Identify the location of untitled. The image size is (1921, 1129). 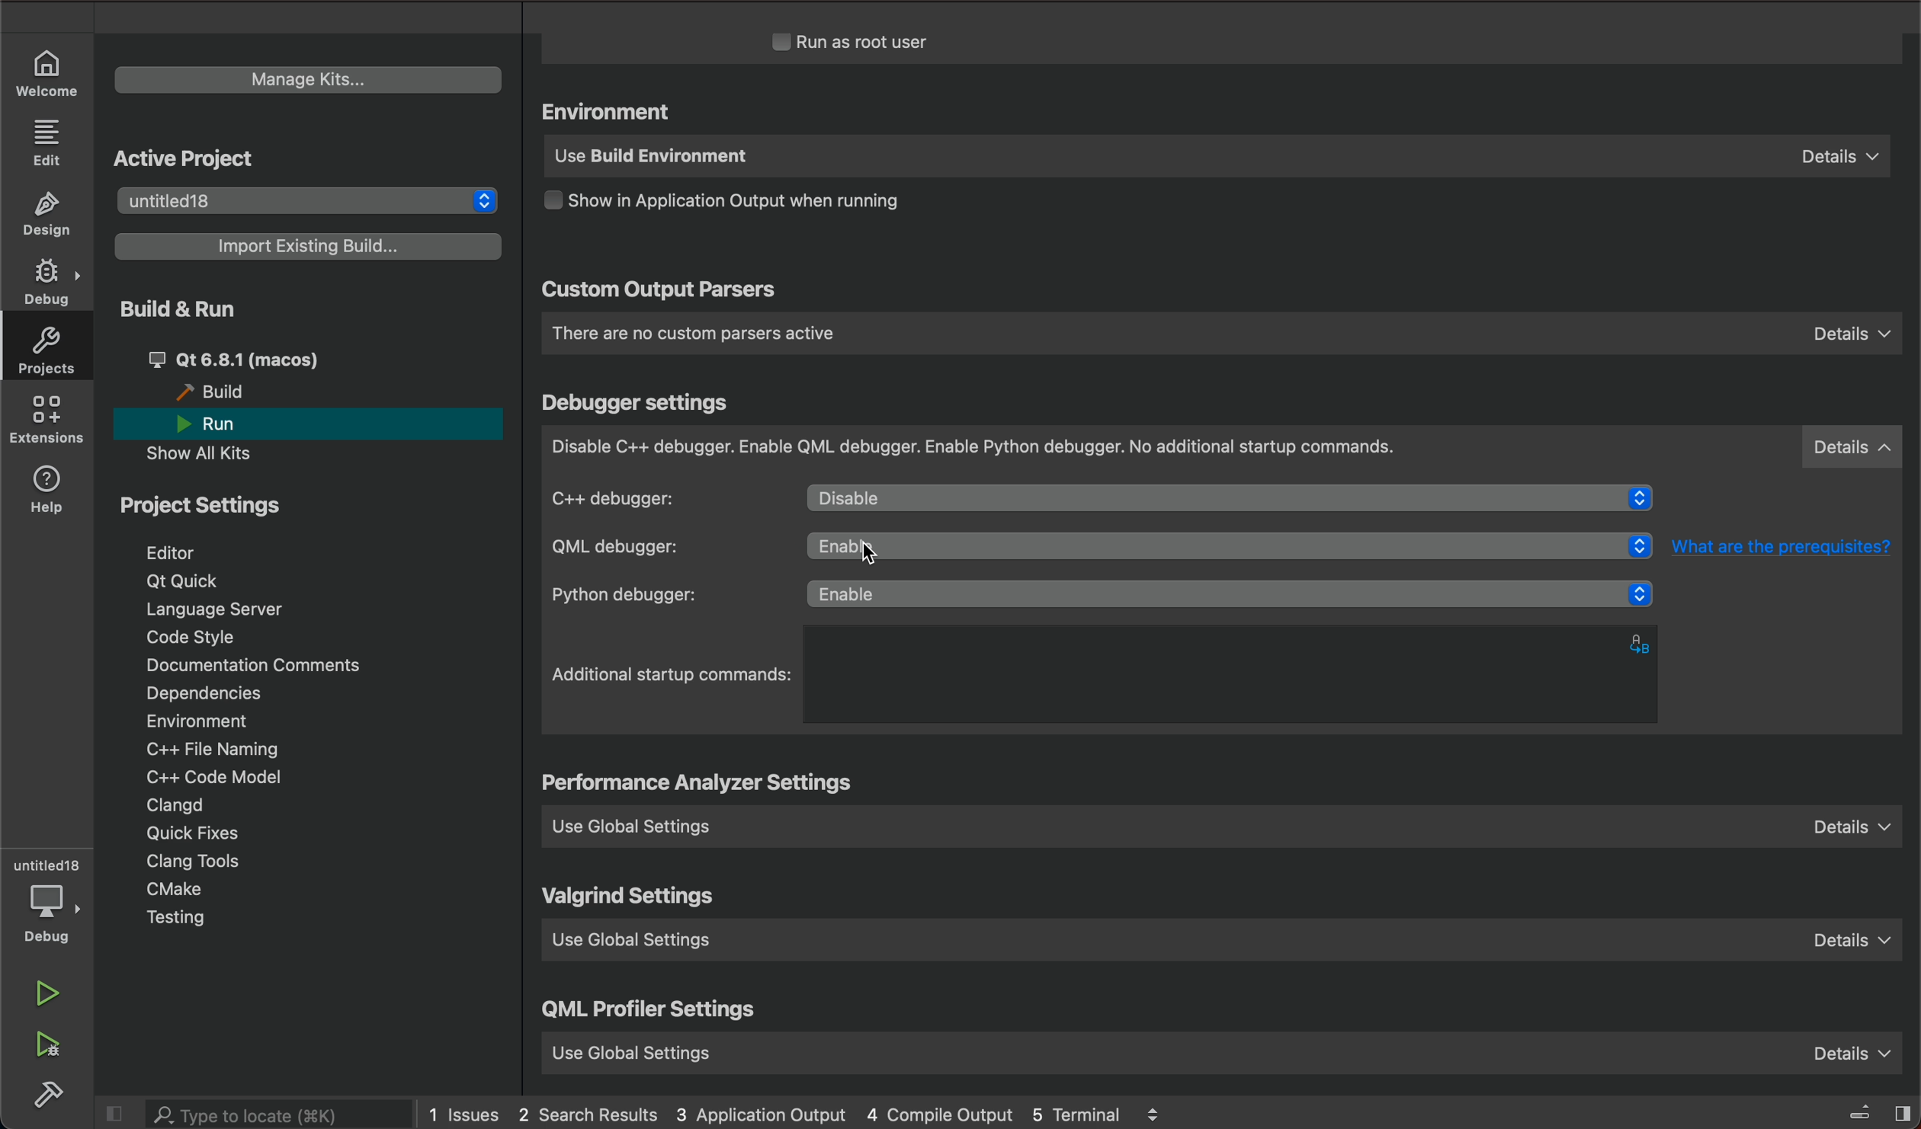
(303, 198).